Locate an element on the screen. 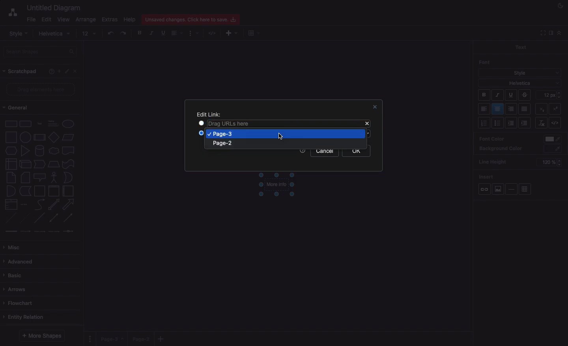 The width and height of the screenshot is (568, 346). Close is located at coordinates (367, 124).